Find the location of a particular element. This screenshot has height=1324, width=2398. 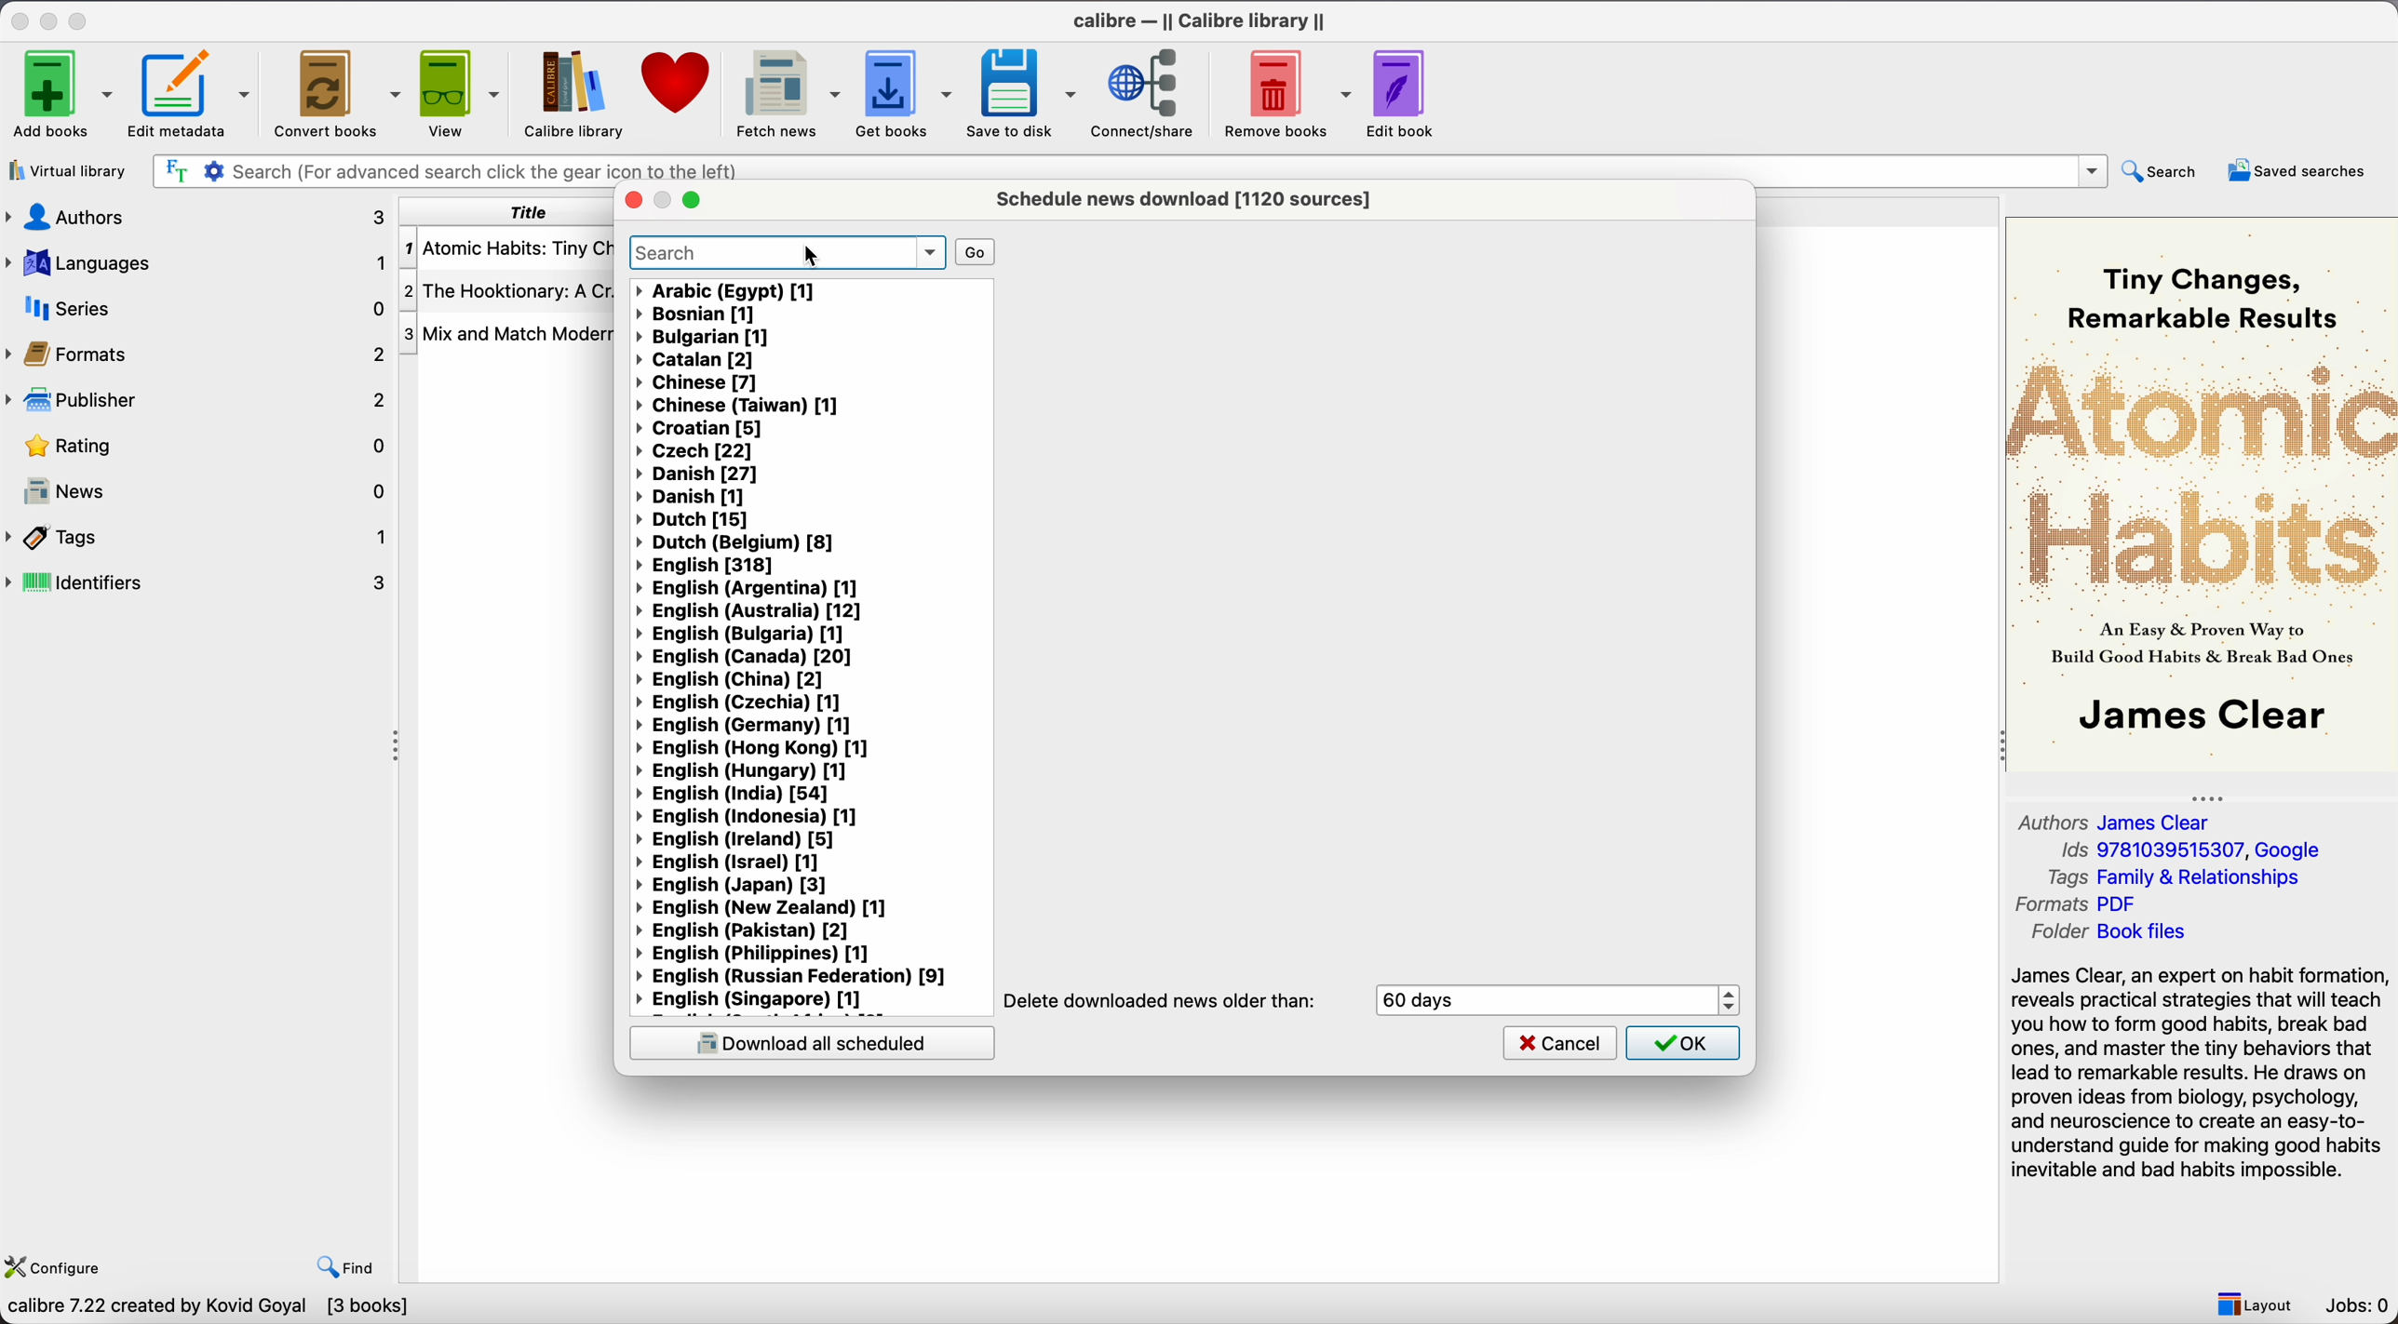

English (Canada) [20] is located at coordinates (743, 656).